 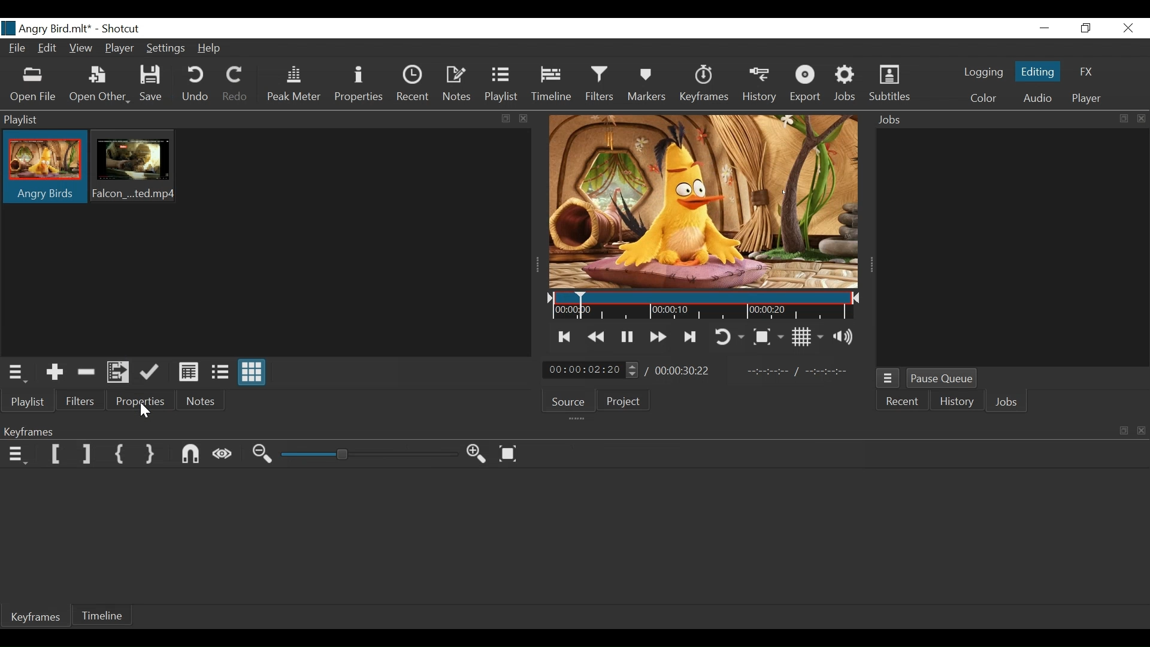 What do you see at coordinates (1036, 71) in the screenshot?
I see `Editing` at bounding box center [1036, 71].